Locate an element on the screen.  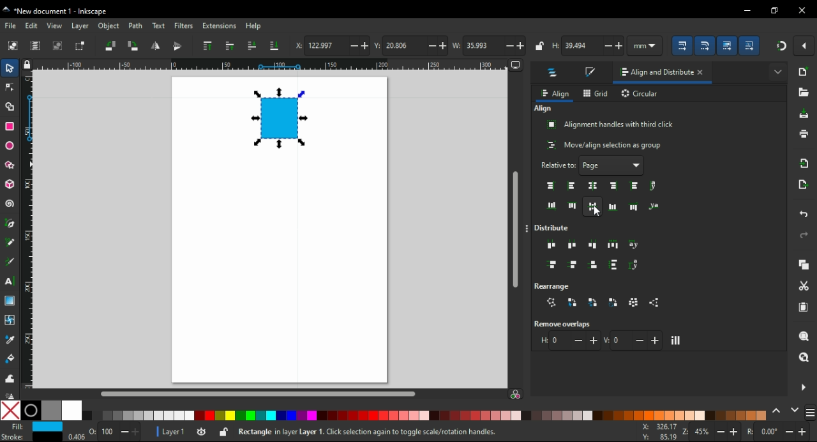
none is located at coordinates (11, 410).